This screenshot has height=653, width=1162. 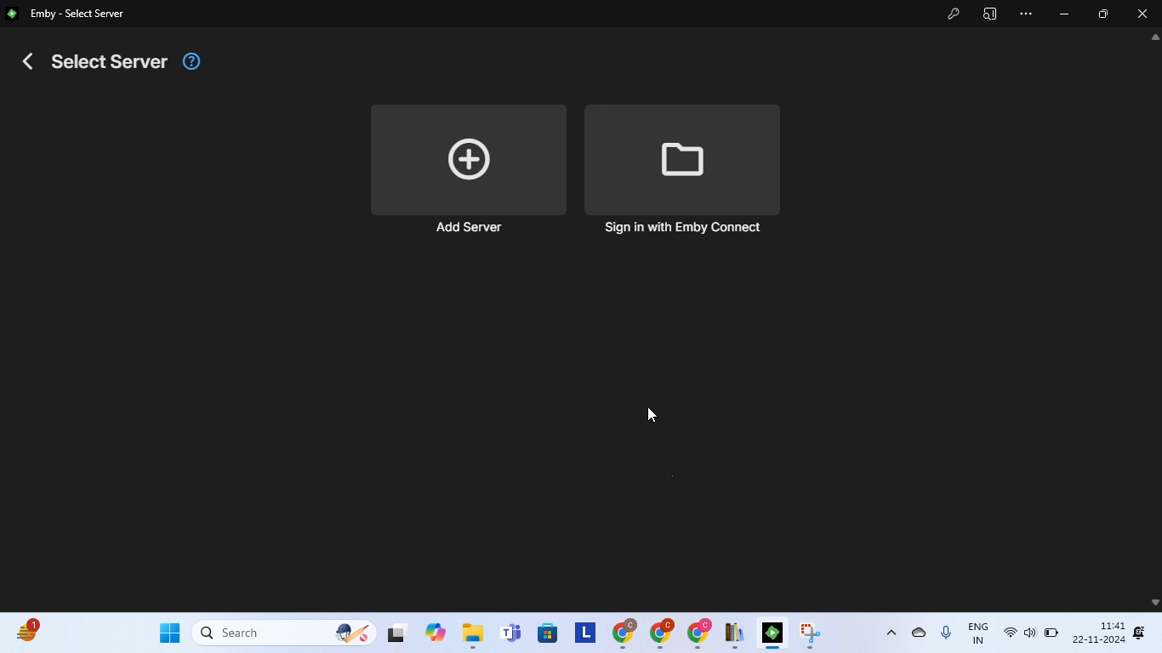 I want to click on microsoft, so click(x=550, y=634).